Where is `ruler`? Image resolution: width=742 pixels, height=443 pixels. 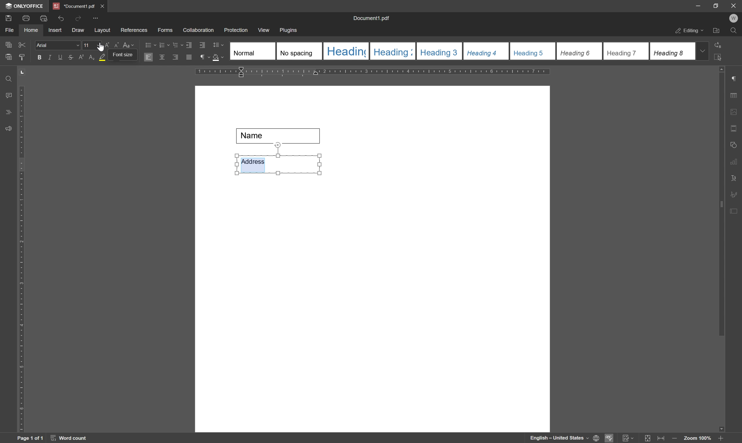 ruler is located at coordinates (21, 258).